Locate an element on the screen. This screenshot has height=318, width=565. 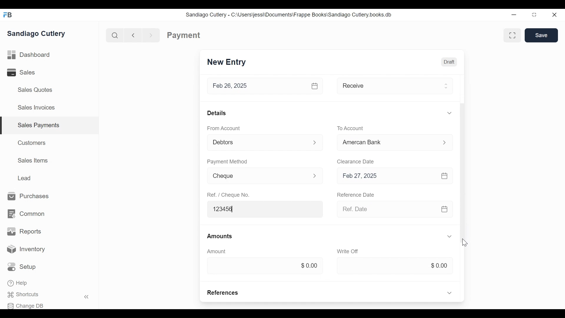
Expand is located at coordinates (315, 175).